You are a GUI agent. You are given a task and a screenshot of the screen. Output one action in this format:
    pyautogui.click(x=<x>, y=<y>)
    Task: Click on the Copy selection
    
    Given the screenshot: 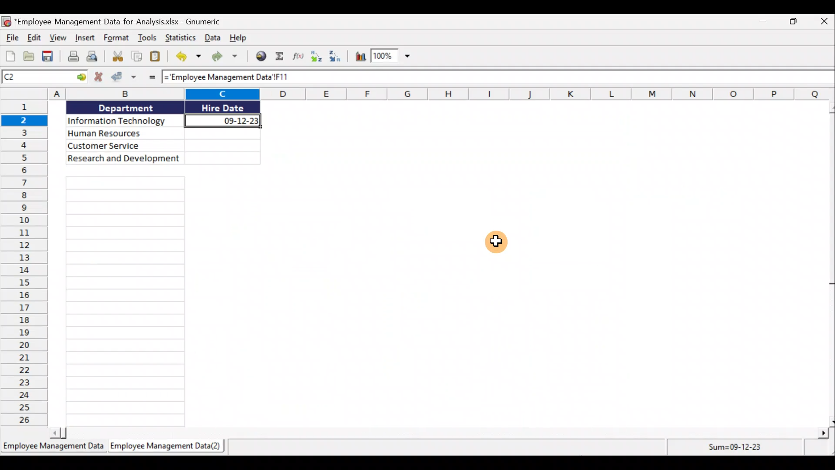 What is the action you would take?
    pyautogui.click(x=137, y=58)
    